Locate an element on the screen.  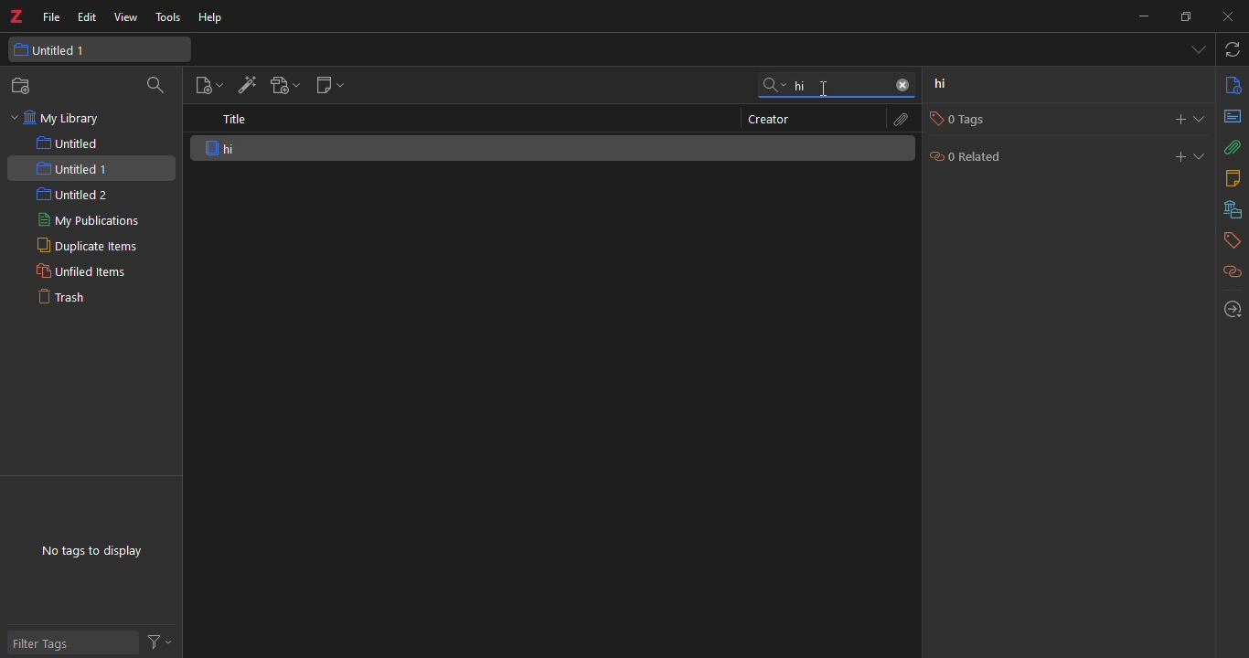
cancel is located at coordinates (903, 84).